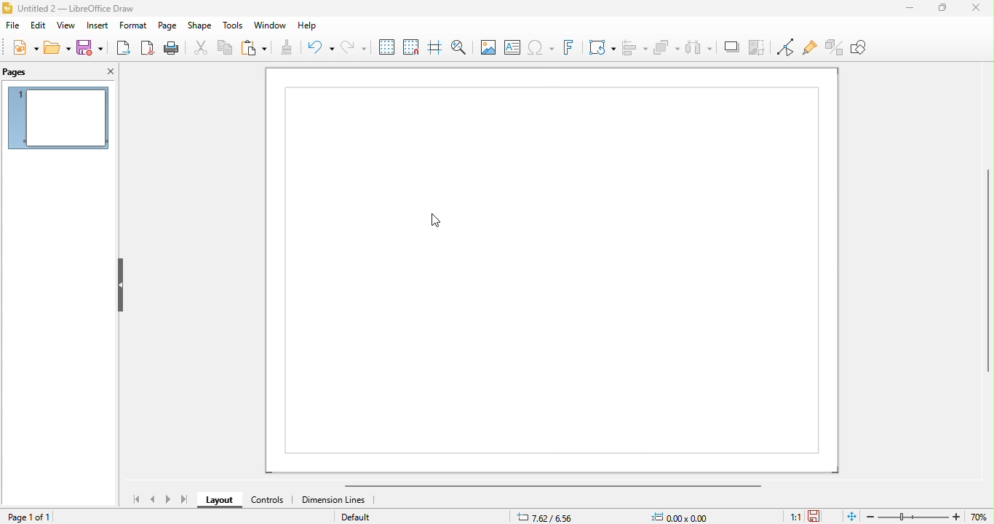 The image size is (994, 524). I want to click on fontwork test, so click(568, 48).